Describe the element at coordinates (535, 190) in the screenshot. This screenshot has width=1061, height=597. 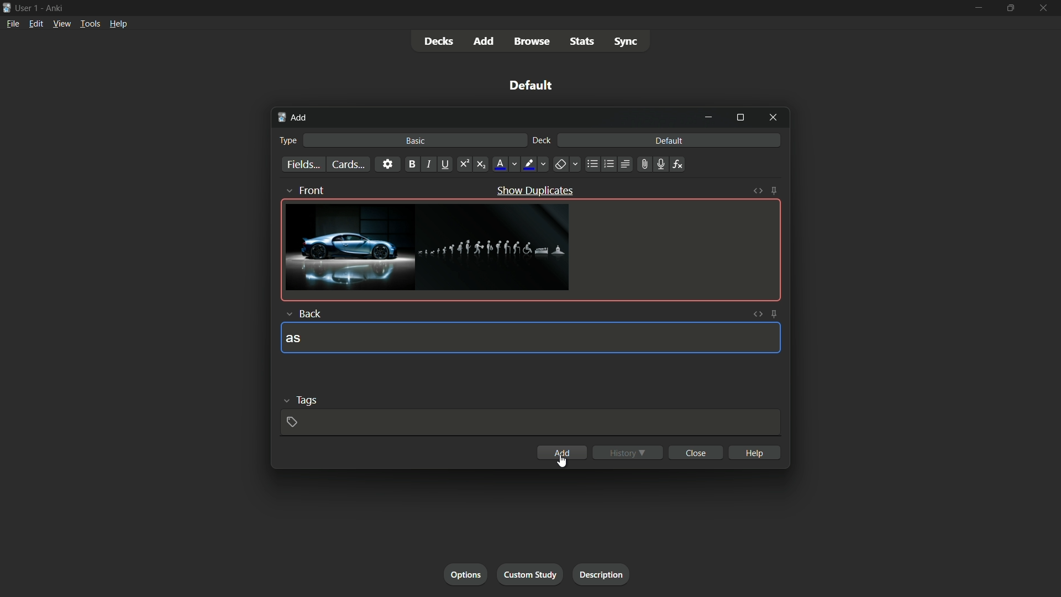
I see `Show Duplicates` at that location.